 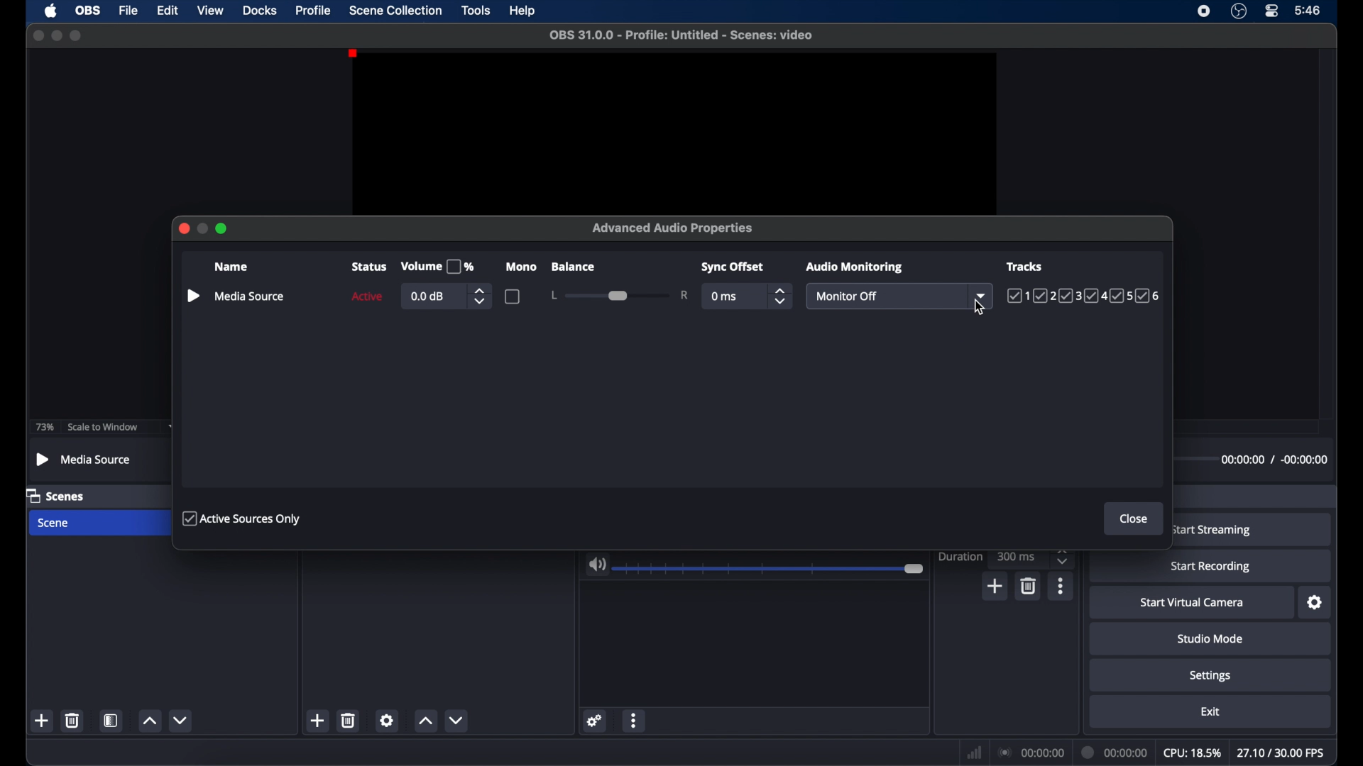 I want to click on exit, so click(x=1210, y=711).